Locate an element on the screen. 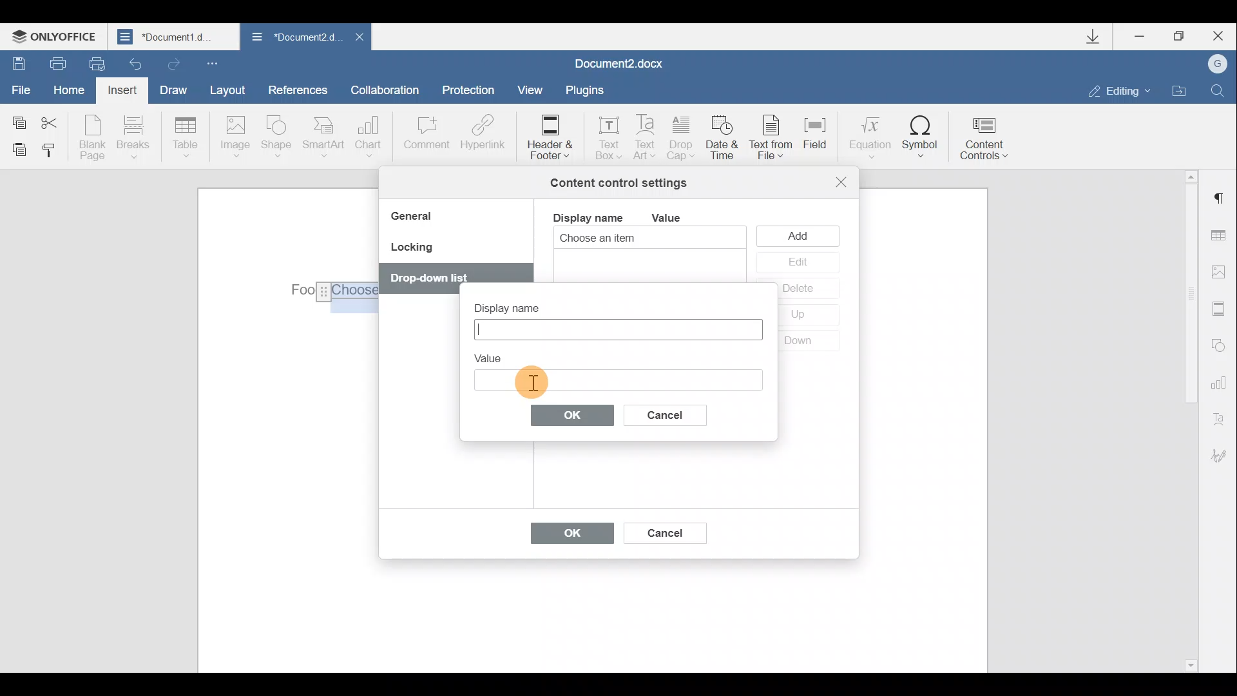 Image resolution: width=1237 pixels, height=696 pixels. Text from file is located at coordinates (774, 139).